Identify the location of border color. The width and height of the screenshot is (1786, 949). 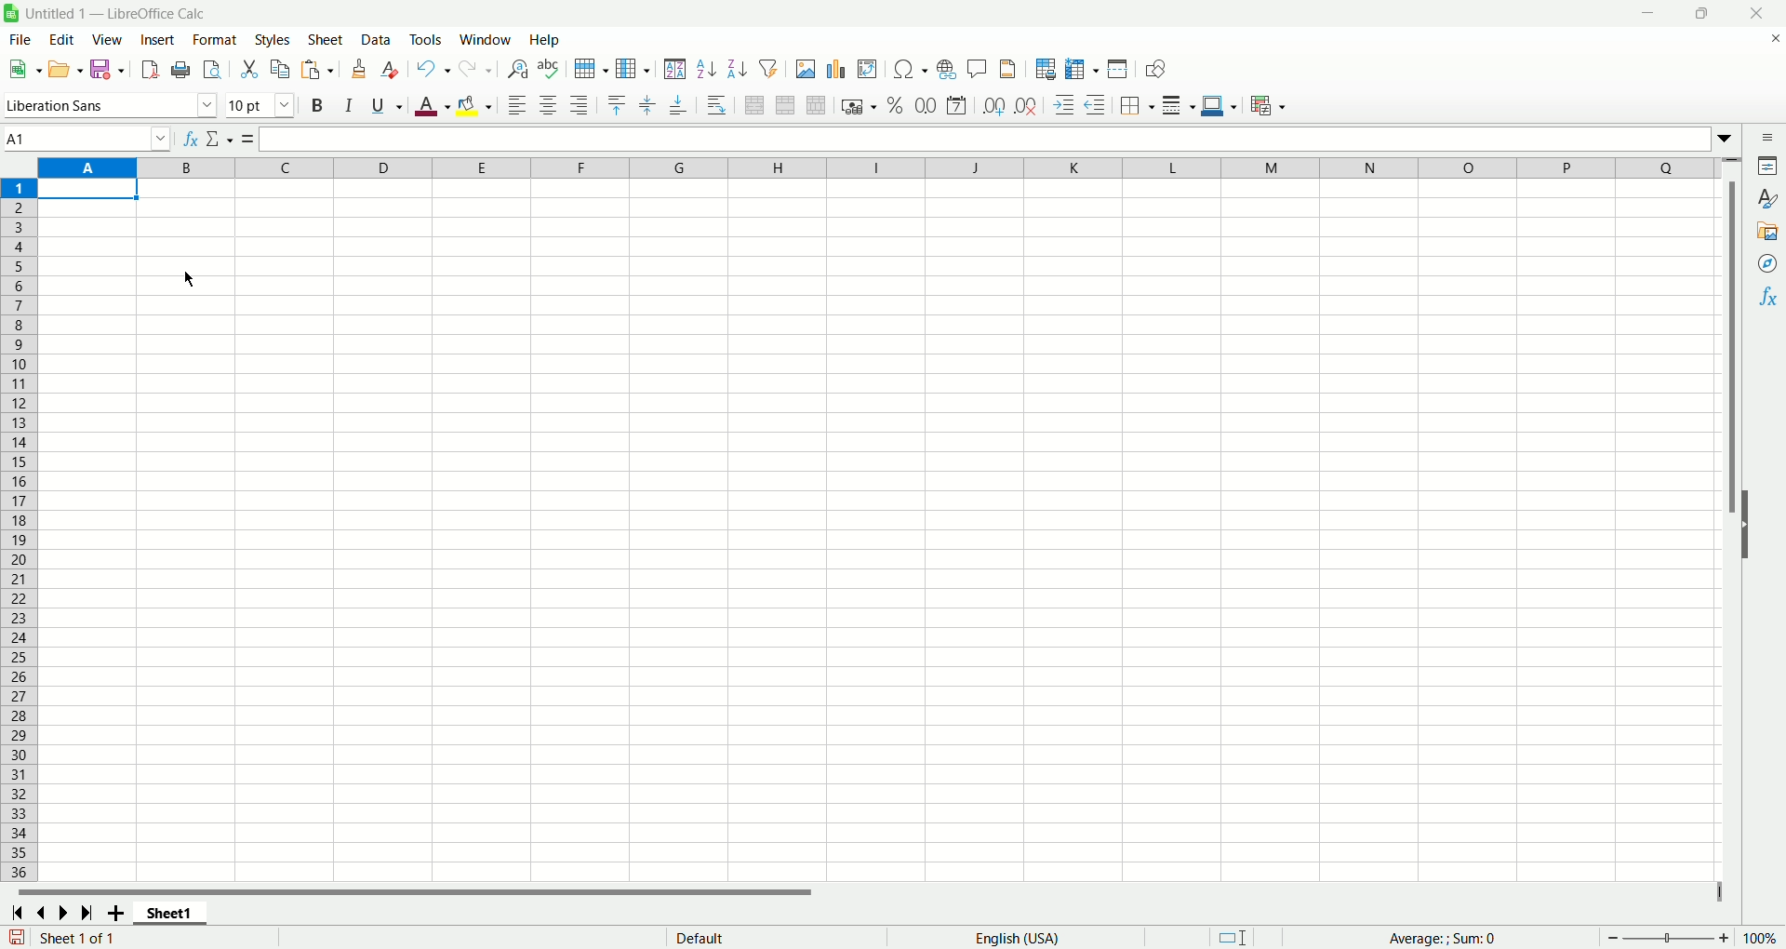
(1220, 107).